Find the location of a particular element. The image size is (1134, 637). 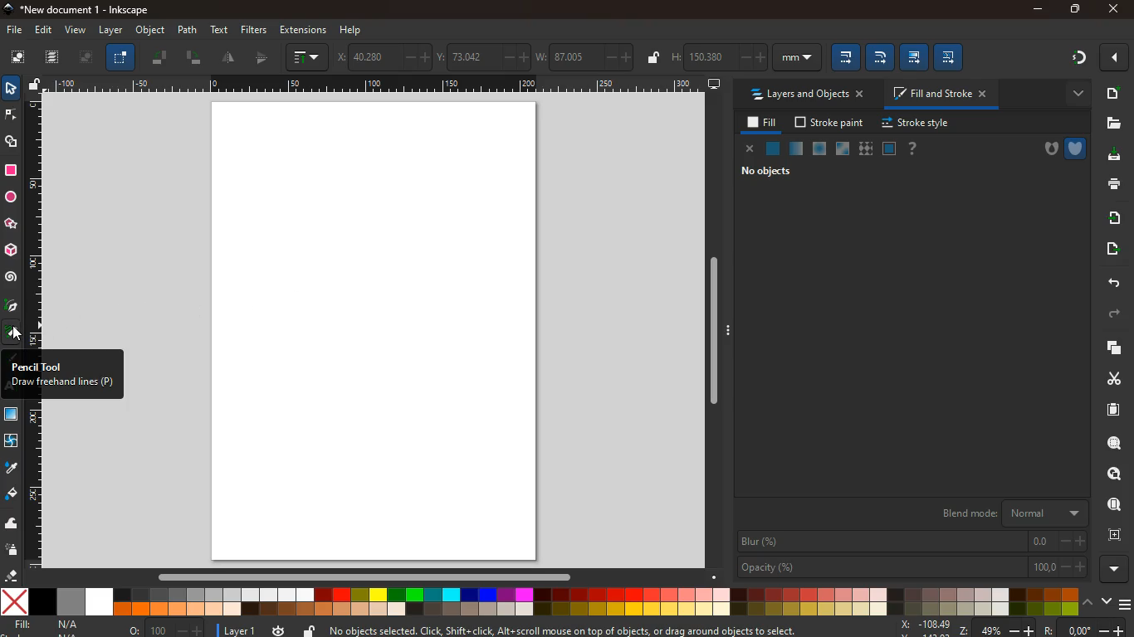

forward is located at coordinates (1115, 316).